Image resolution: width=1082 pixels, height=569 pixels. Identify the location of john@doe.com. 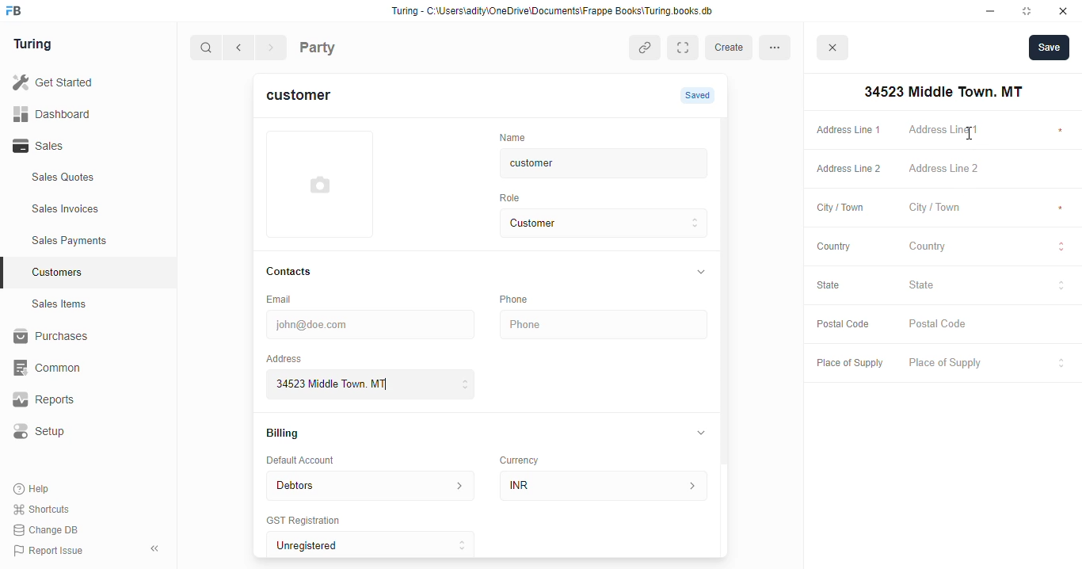
(373, 323).